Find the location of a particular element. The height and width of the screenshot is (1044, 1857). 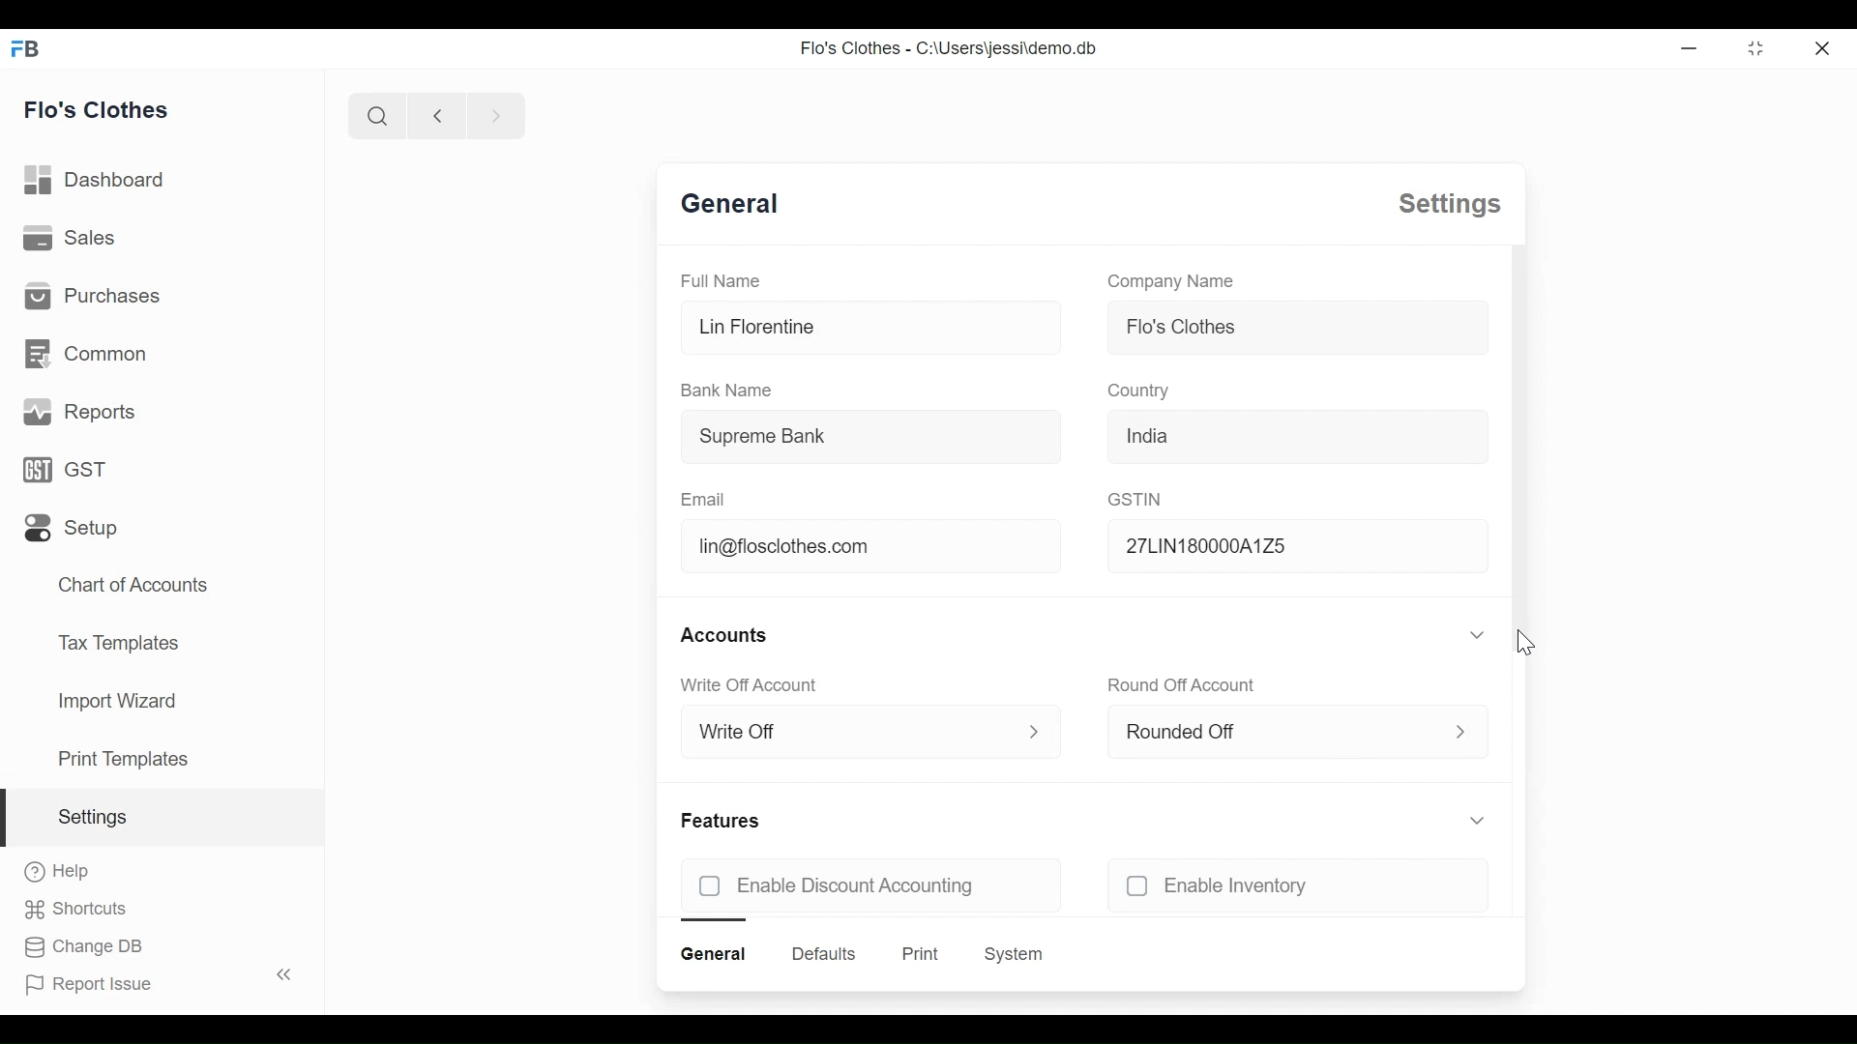

Country is located at coordinates (1138, 391).